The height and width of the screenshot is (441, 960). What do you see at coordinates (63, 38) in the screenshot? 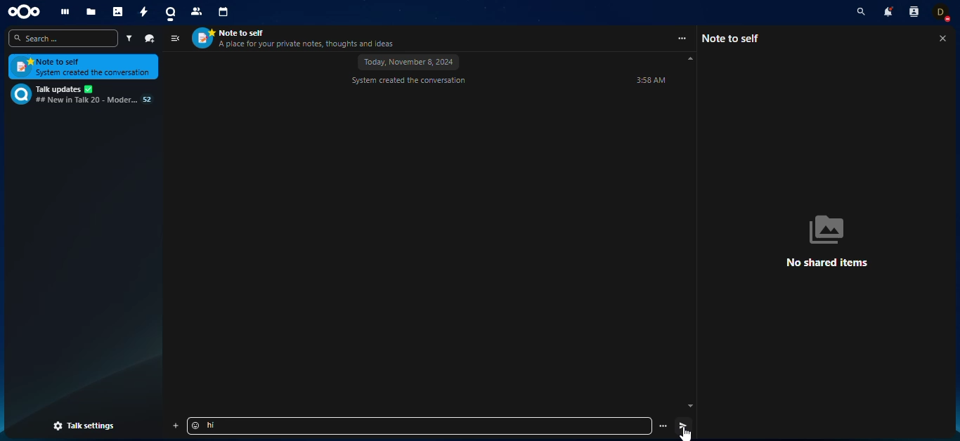
I see `search` at bounding box center [63, 38].